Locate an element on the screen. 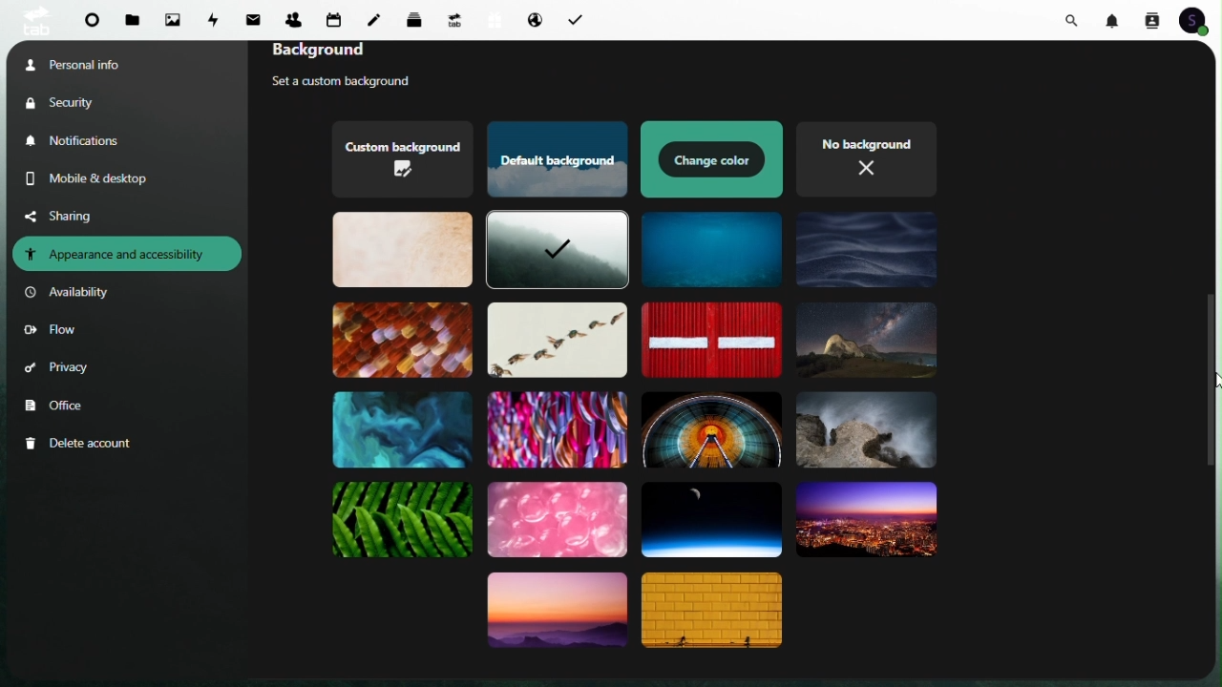  Mobile and desktop is located at coordinates (102, 178).